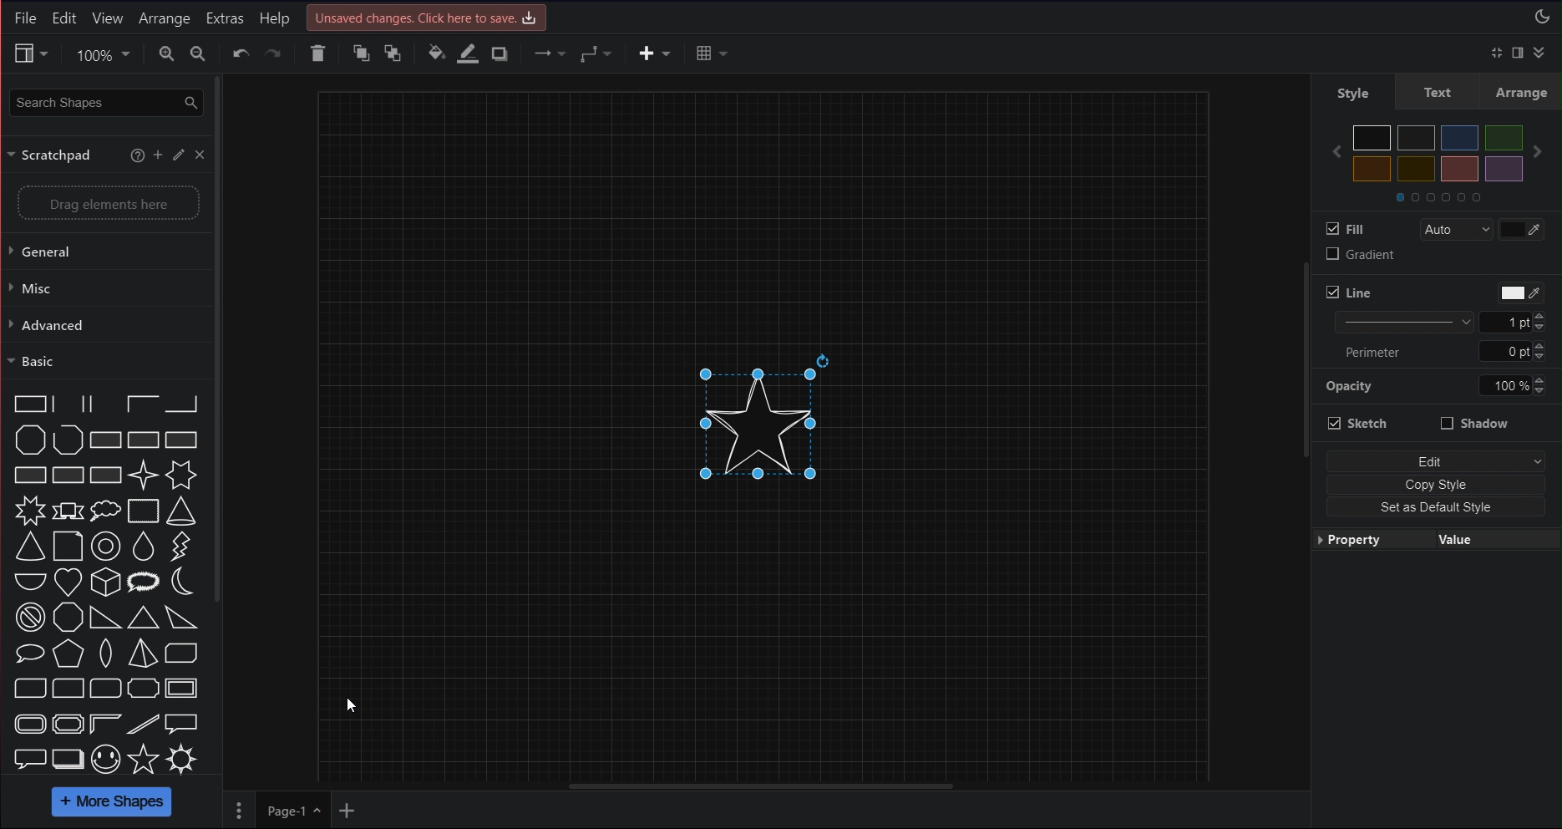  I want to click on Scratchpad, so click(52, 155).